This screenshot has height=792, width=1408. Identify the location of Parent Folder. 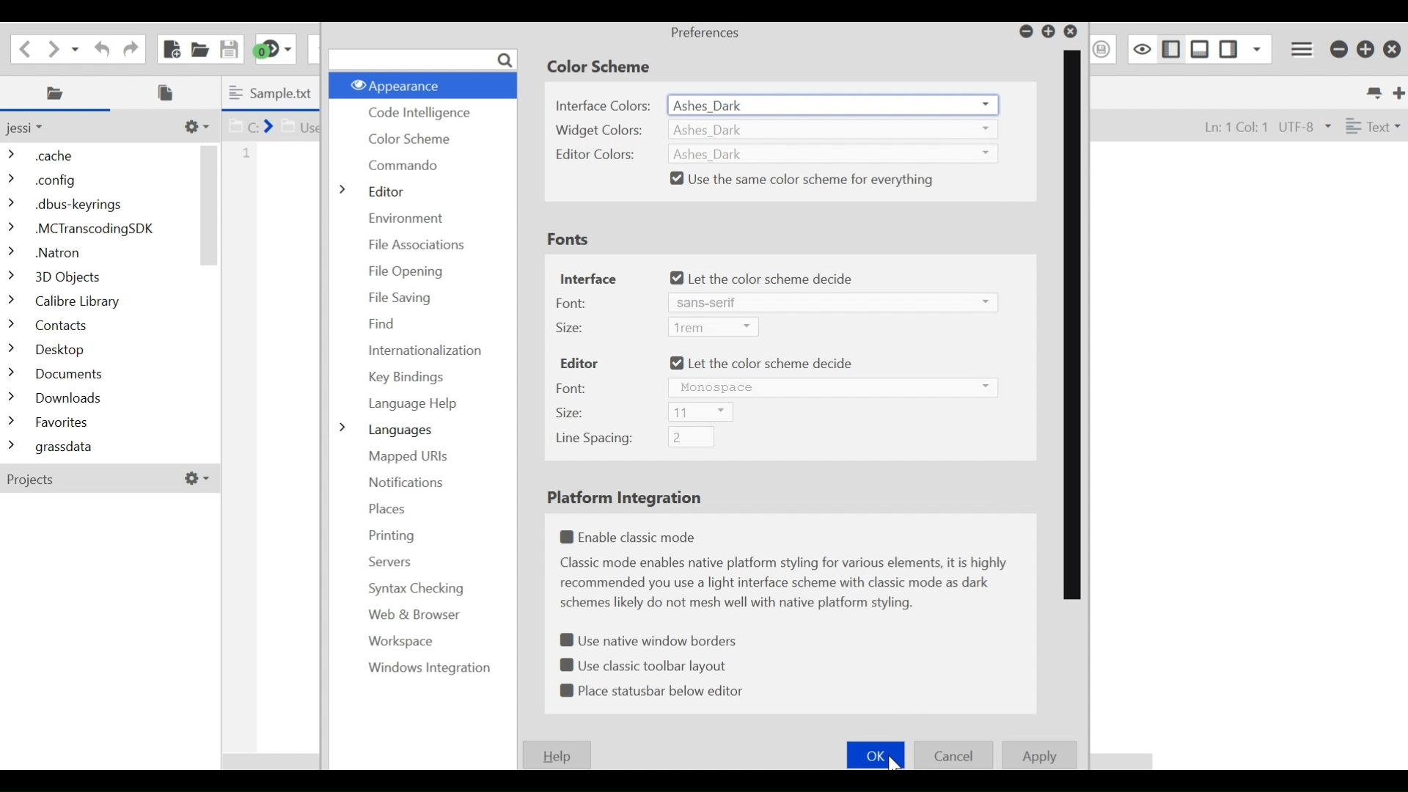
(33, 128).